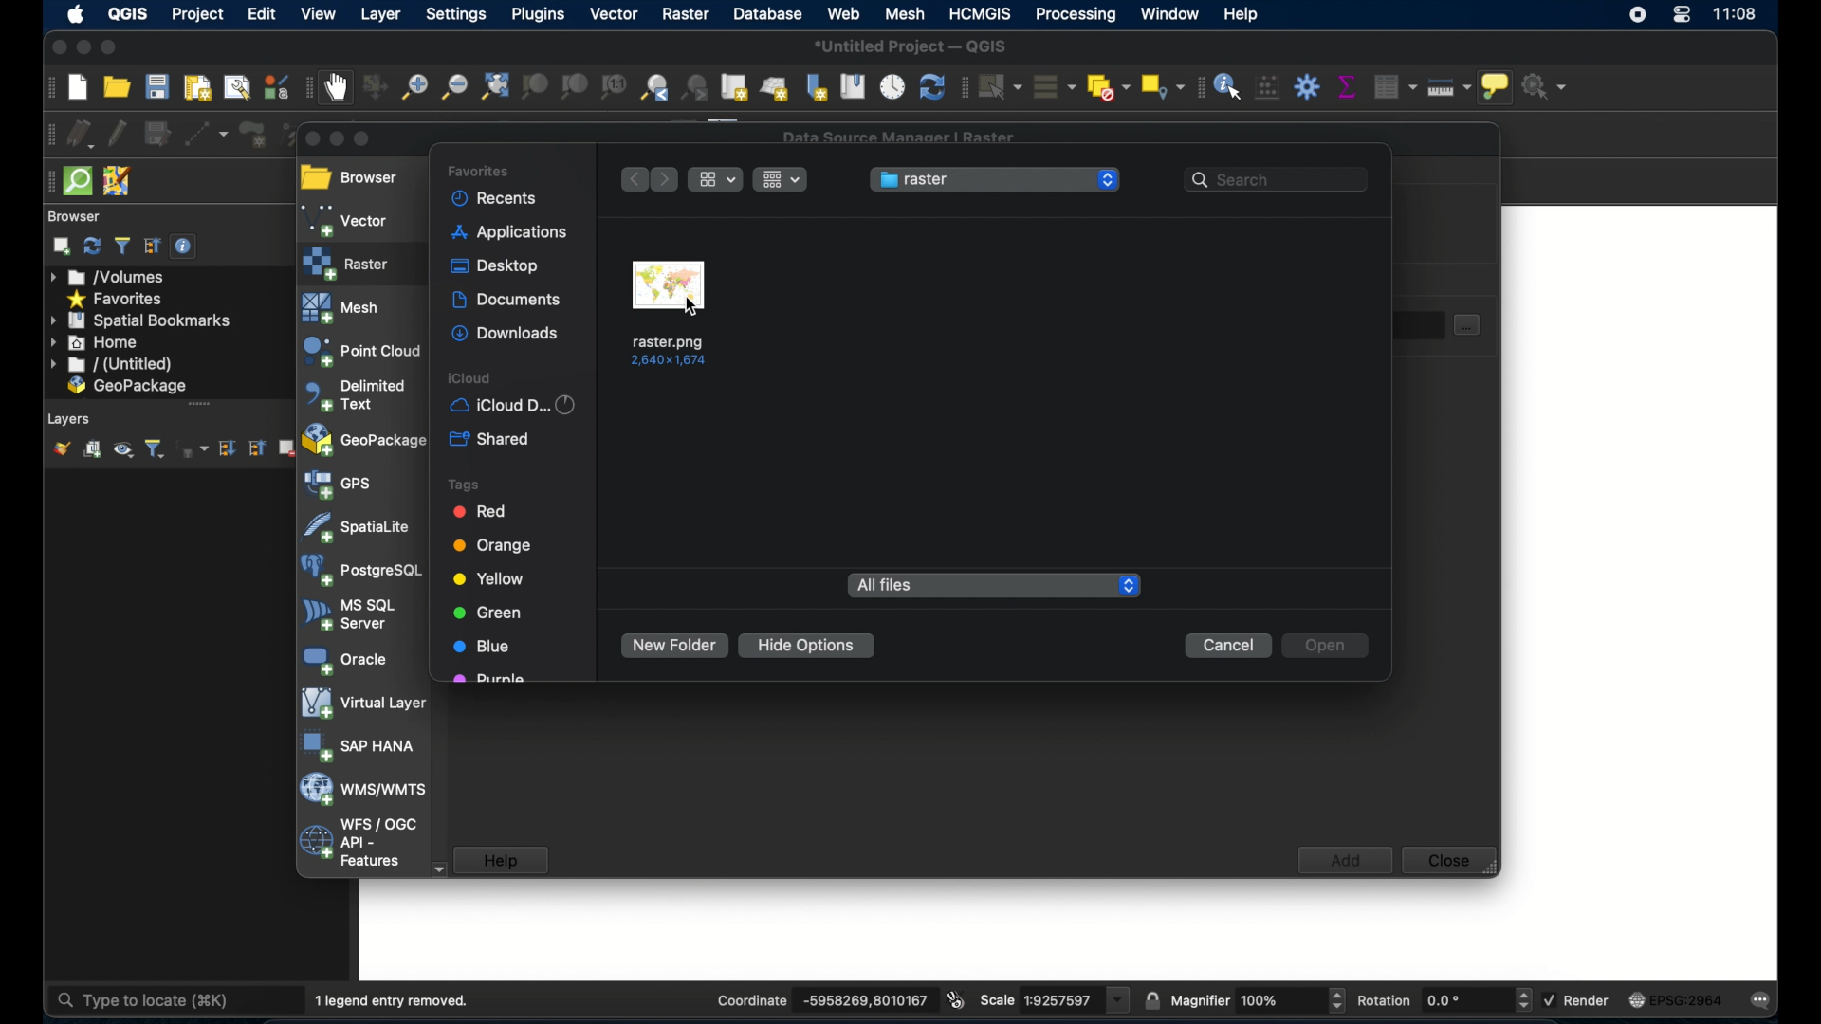 The height and width of the screenshot is (1024, 1821). Describe the element at coordinates (806, 643) in the screenshot. I see `hide options` at that location.